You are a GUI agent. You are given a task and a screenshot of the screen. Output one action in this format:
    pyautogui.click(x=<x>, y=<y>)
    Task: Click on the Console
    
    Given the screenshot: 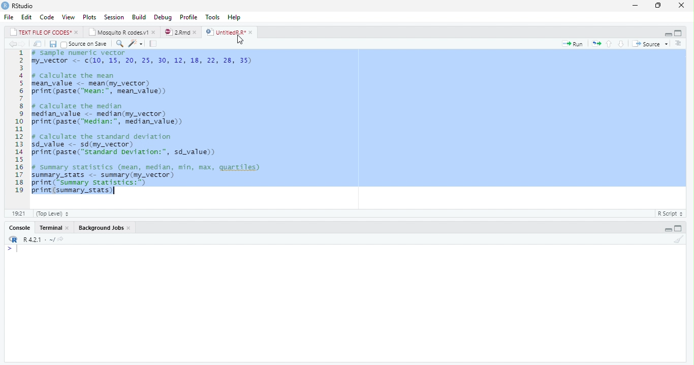 What is the action you would take?
    pyautogui.click(x=21, y=228)
    